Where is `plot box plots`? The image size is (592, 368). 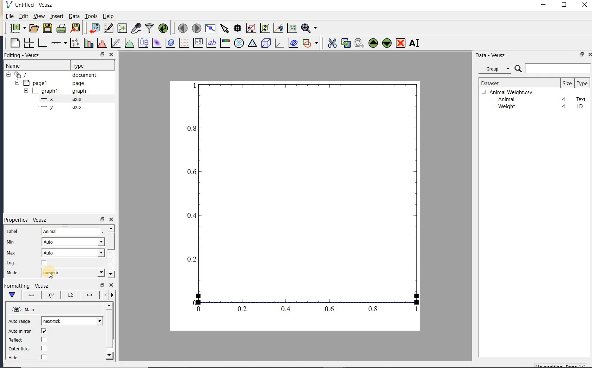
plot box plots is located at coordinates (142, 43).